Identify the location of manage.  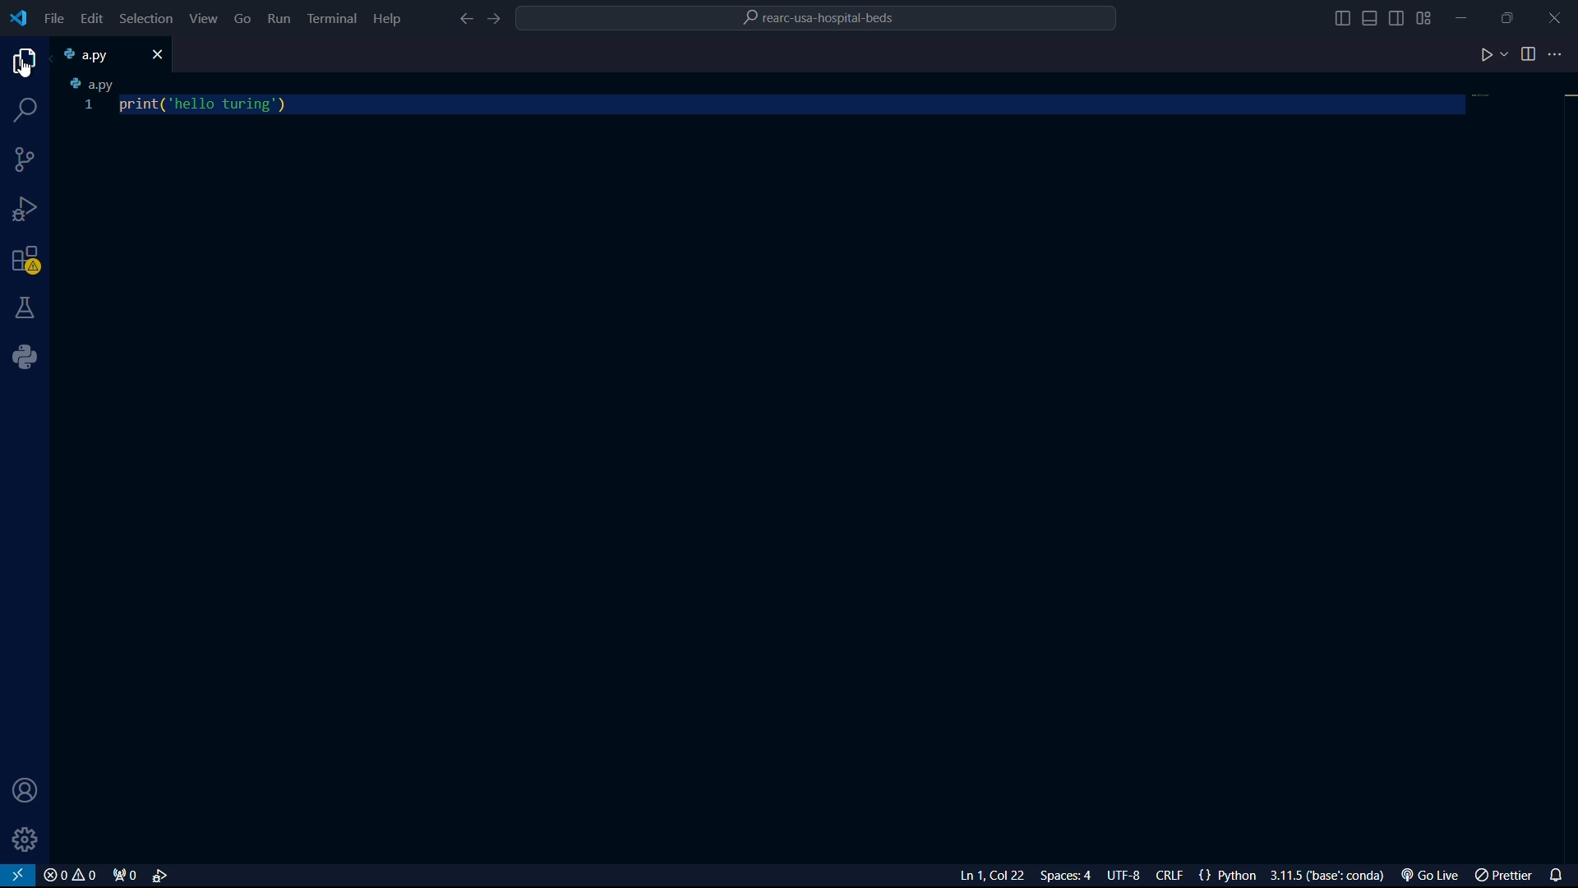
(27, 839).